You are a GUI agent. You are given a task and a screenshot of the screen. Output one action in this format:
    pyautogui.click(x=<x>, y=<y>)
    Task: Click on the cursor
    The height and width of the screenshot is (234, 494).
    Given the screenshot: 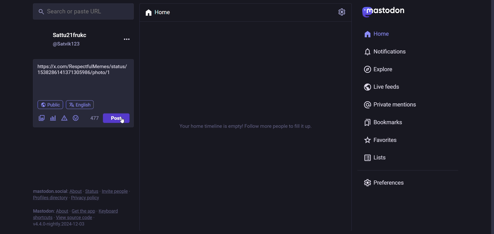 What is the action you would take?
    pyautogui.click(x=129, y=125)
    